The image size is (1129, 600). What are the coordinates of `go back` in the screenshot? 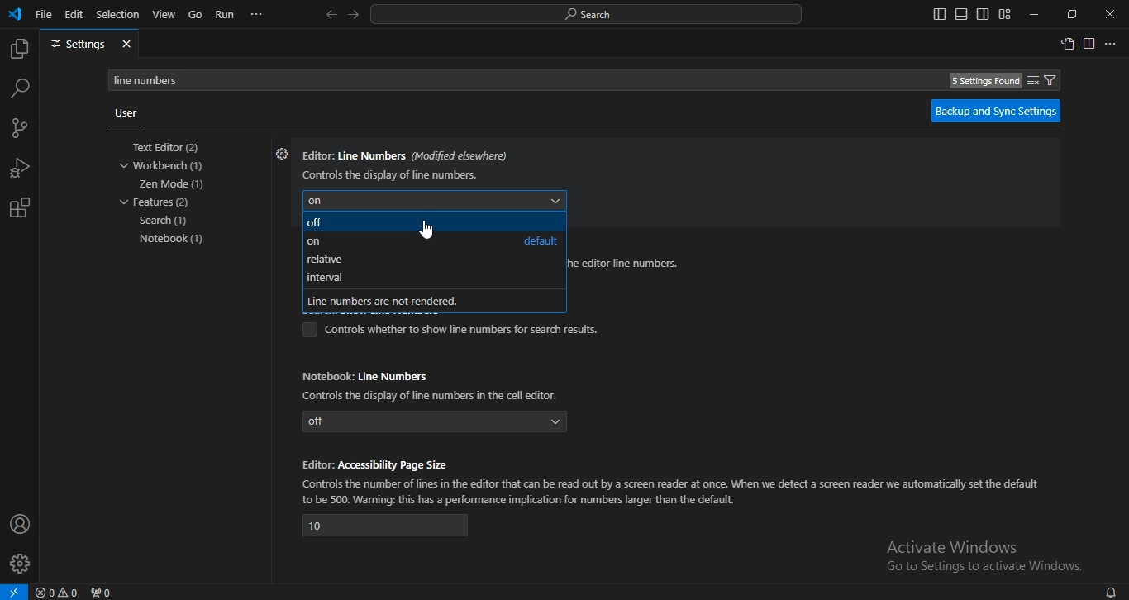 It's located at (331, 15).